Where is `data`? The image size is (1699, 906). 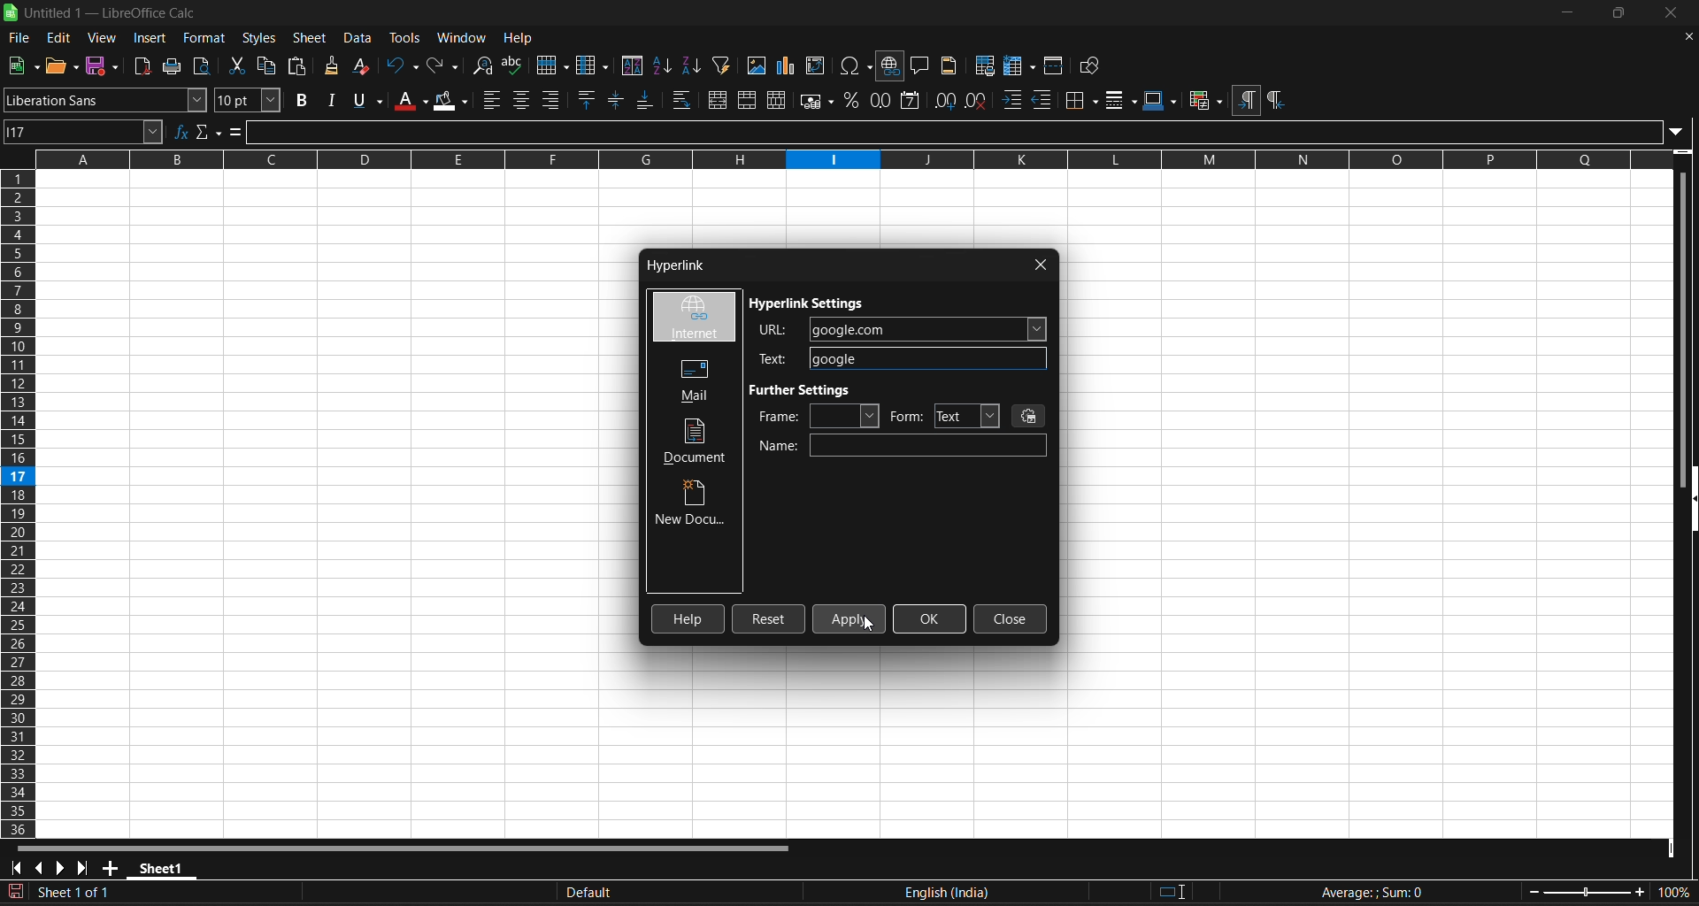 data is located at coordinates (361, 38).